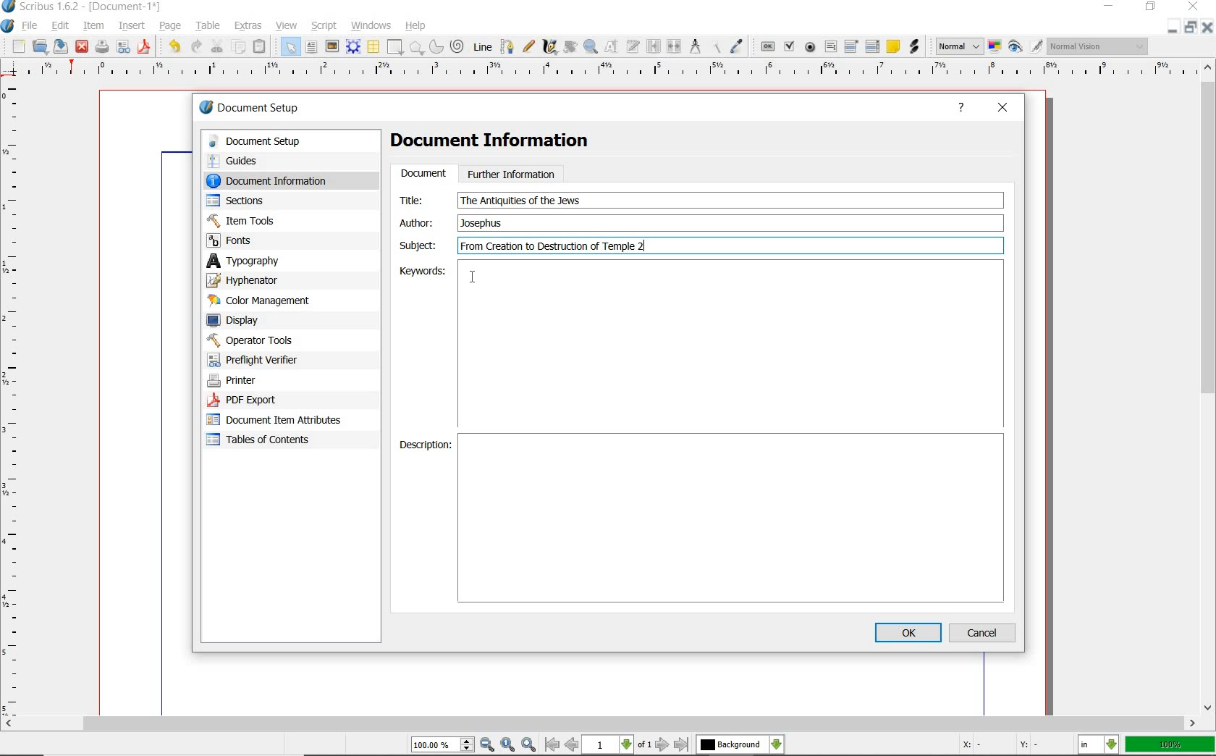 Image resolution: width=1216 pixels, height=756 pixels. What do you see at coordinates (1169, 746) in the screenshot?
I see `zoom factor` at bounding box center [1169, 746].